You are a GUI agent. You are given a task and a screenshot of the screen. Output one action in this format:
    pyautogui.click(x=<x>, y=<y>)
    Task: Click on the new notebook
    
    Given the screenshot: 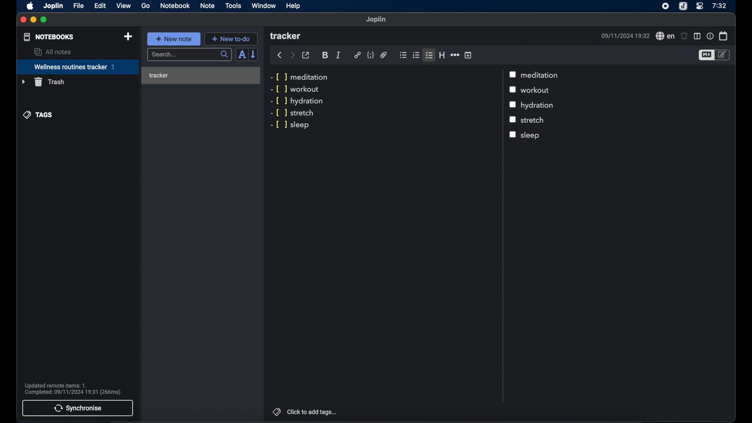 What is the action you would take?
    pyautogui.click(x=129, y=37)
    